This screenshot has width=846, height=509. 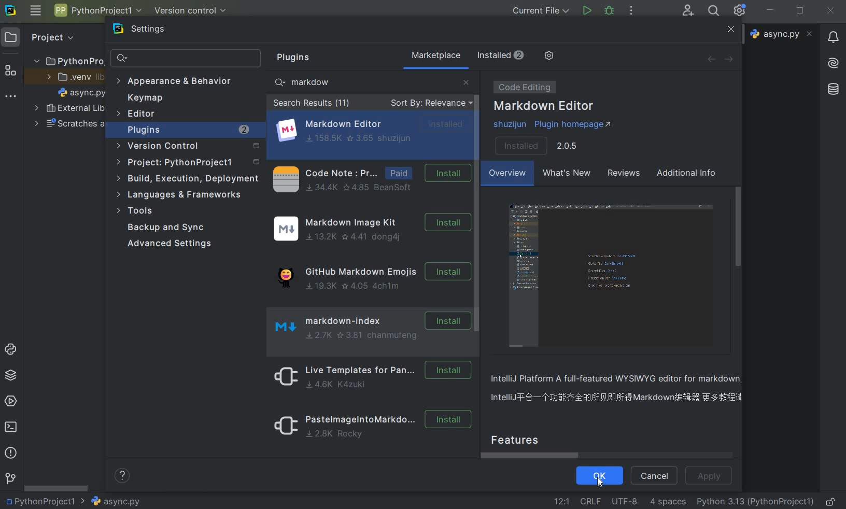 What do you see at coordinates (52, 38) in the screenshot?
I see `Project` at bounding box center [52, 38].